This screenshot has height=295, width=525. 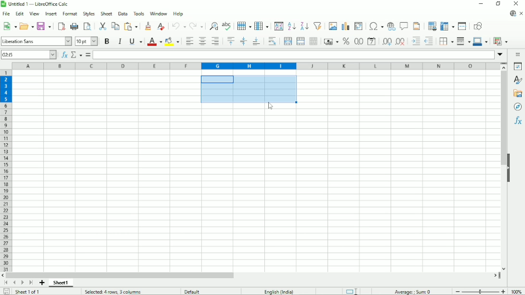 I want to click on Functions, so click(x=517, y=122).